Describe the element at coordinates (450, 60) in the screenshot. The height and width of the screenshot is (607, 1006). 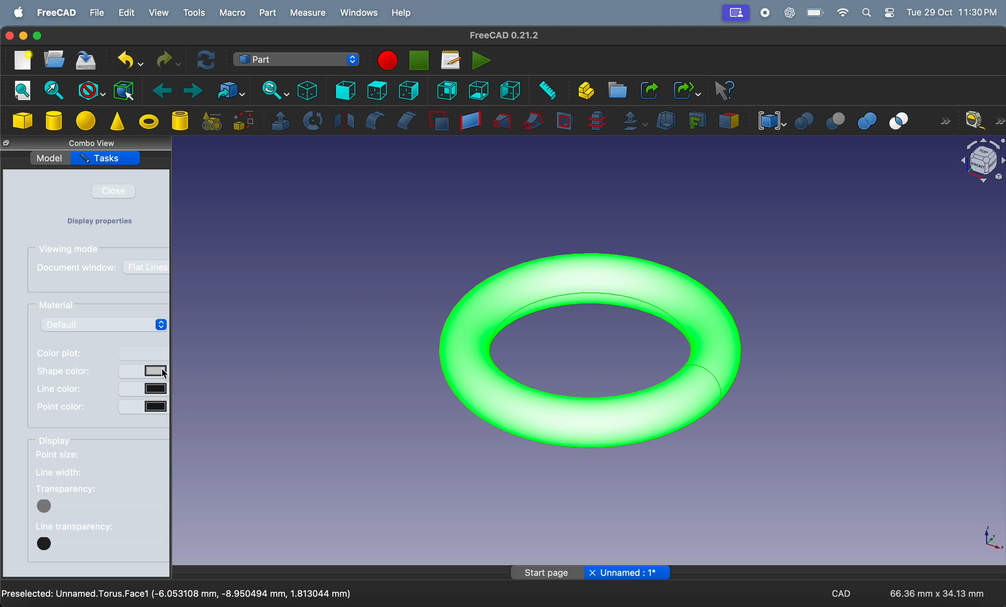
I see `marcos` at that location.